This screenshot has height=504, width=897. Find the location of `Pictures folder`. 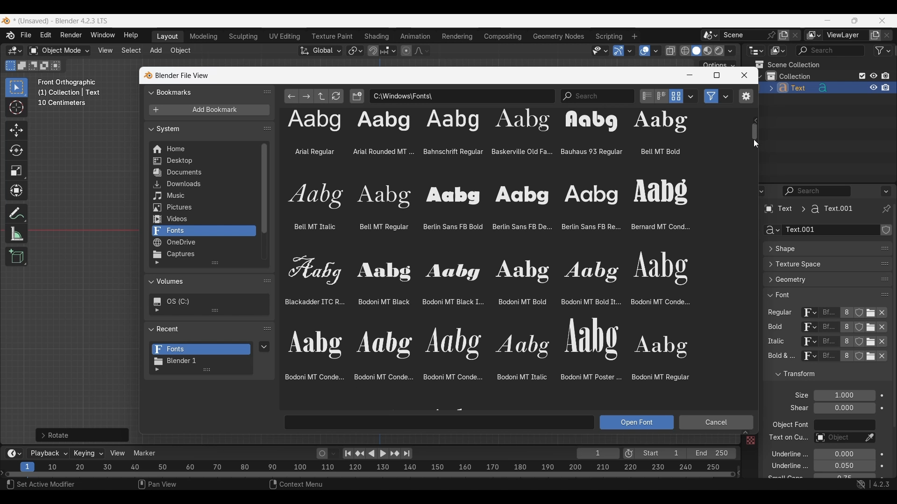

Pictures folder is located at coordinates (203, 208).